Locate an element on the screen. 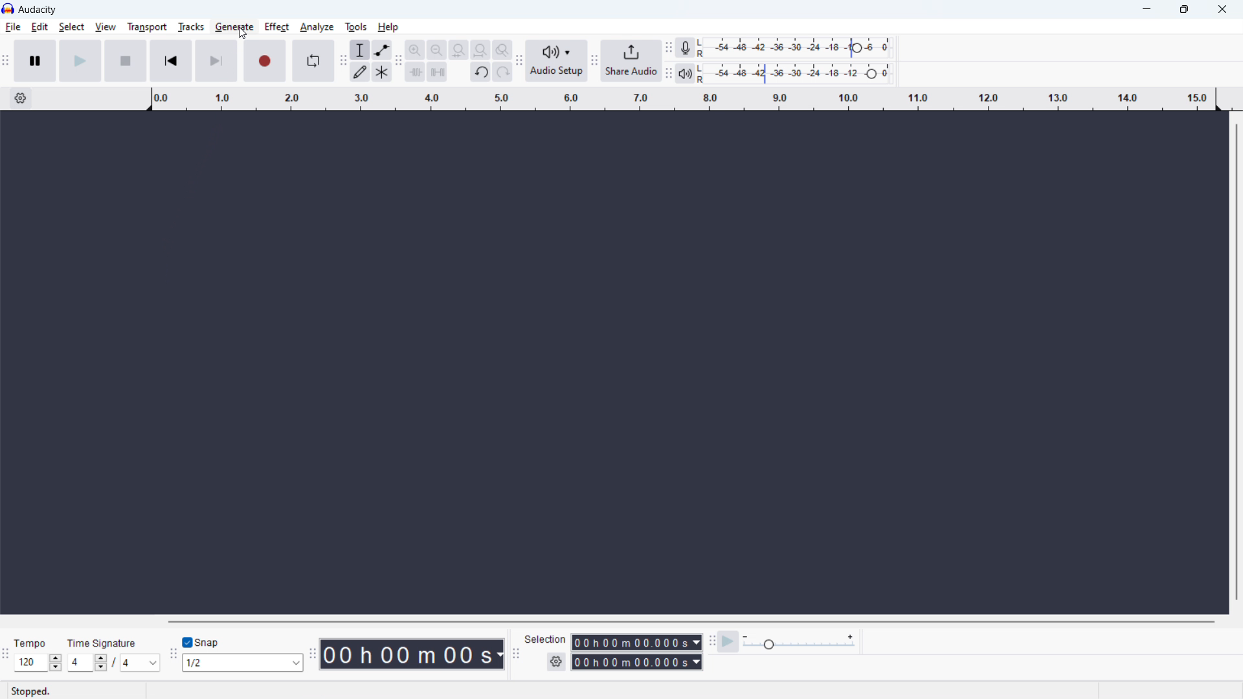  edit toolbar is located at coordinates (399, 60).